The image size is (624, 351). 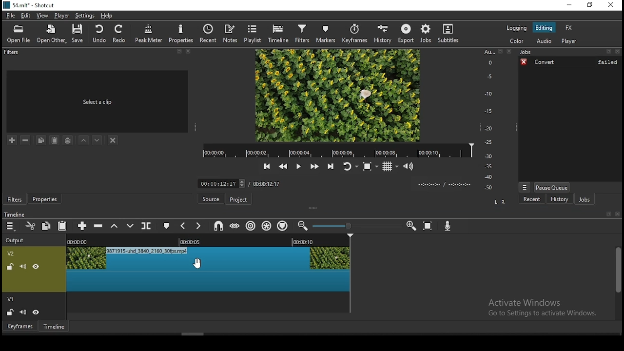 I want to click on restore, so click(x=590, y=5).